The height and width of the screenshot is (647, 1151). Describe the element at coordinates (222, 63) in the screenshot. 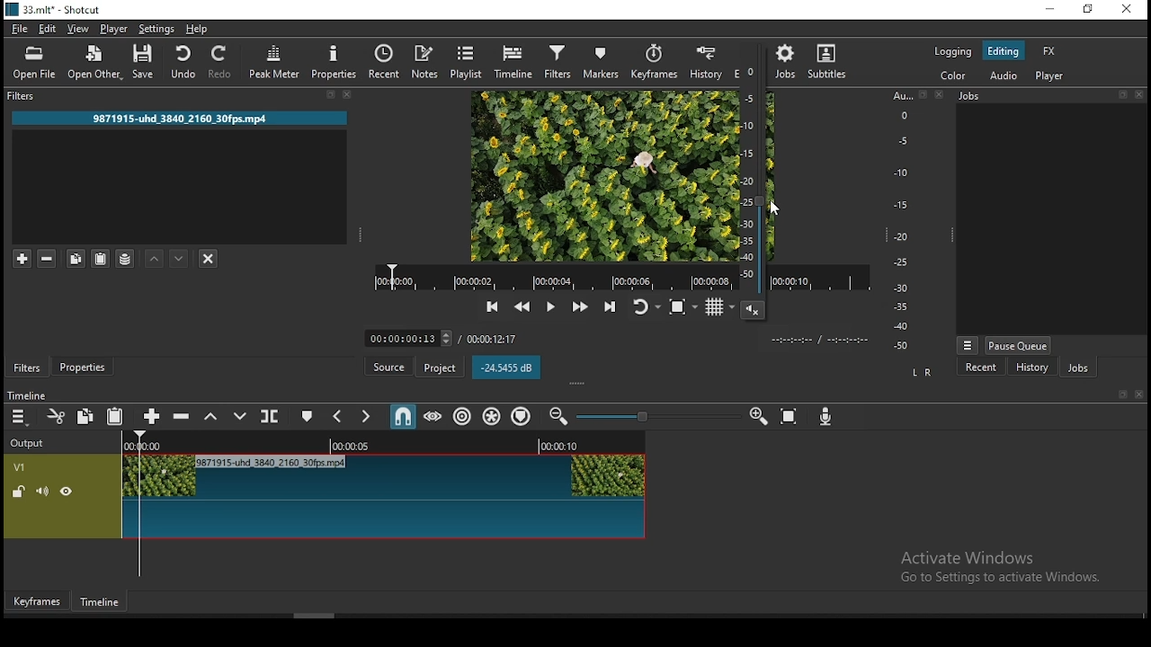

I see `redo` at that location.